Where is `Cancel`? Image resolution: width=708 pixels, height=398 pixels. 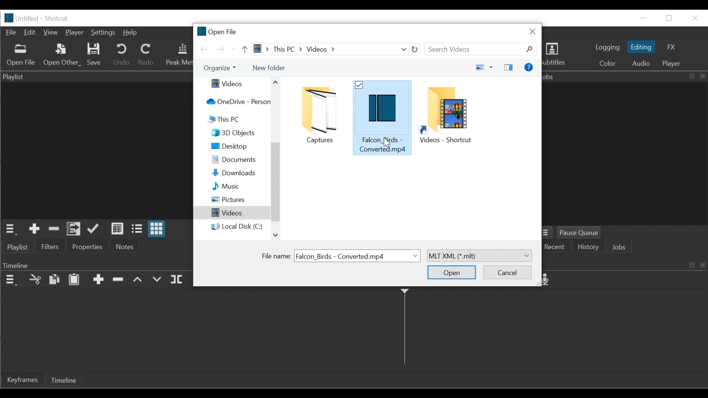 Cancel is located at coordinates (507, 272).